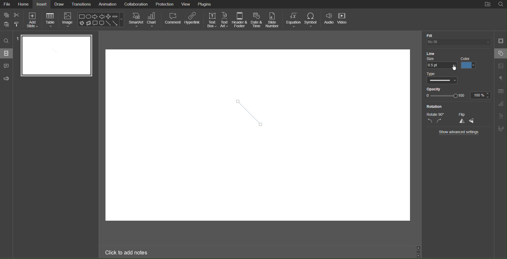 Image resolution: width=507 pixels, height=259 pixels. I want to click on Cut, so click(18, 16).